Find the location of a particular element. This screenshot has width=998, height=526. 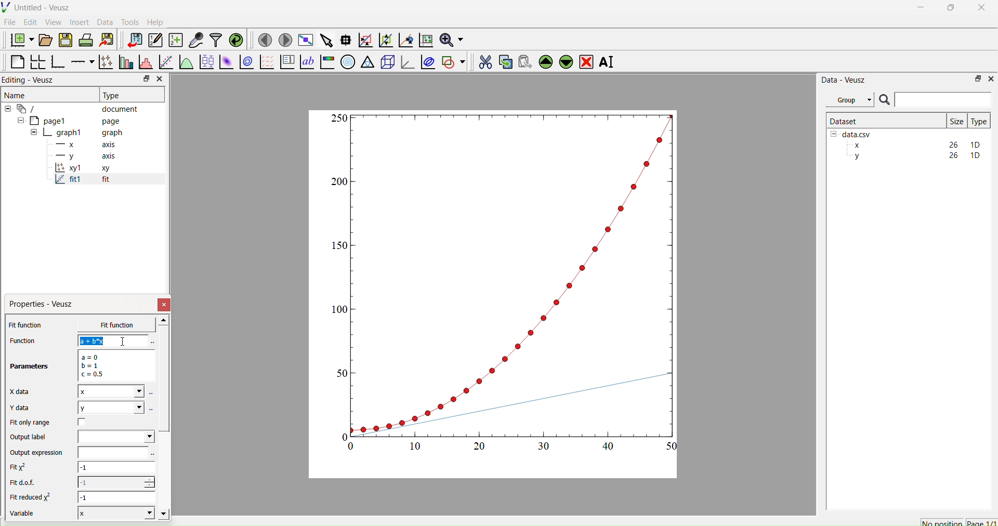

Fit a function to data is located at coordinates (165, 63).